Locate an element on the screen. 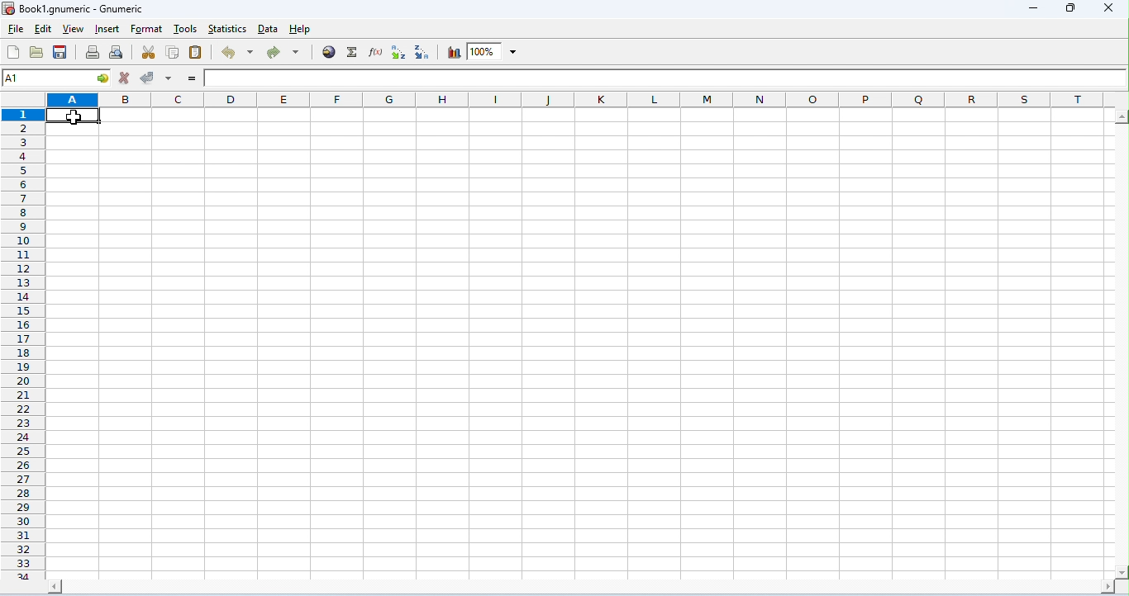 Image resolution: width=1129 pixels, height=596 pixels. reject is located at coordinates (124, 78).